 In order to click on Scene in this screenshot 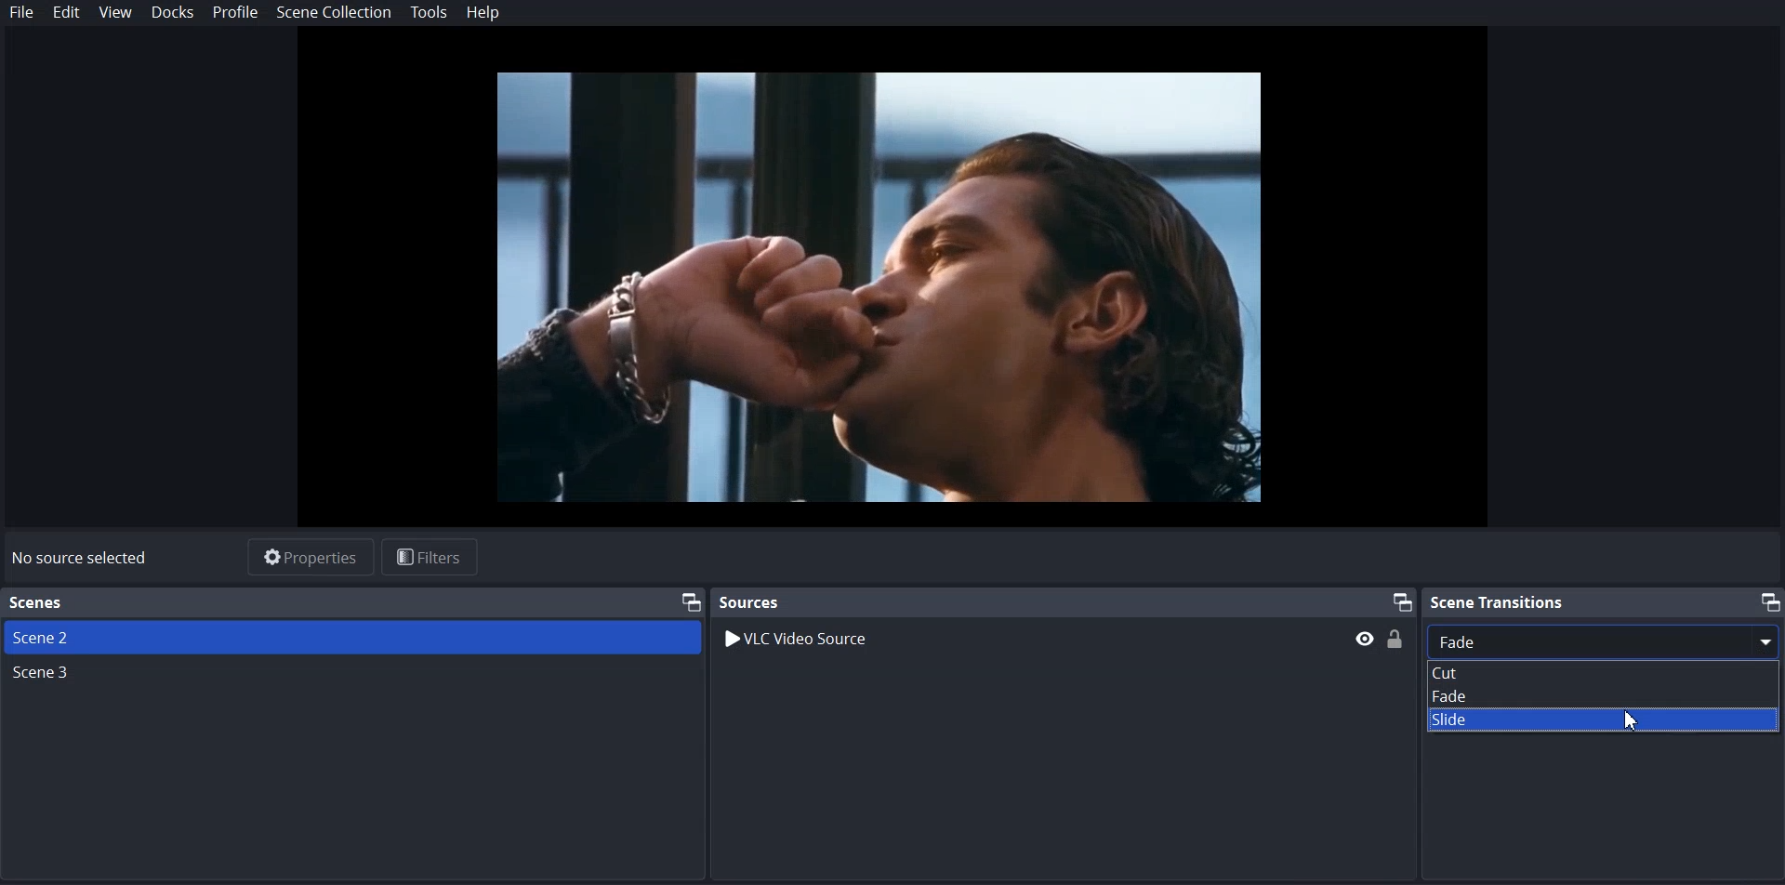, I will do `click(351, 637)`.